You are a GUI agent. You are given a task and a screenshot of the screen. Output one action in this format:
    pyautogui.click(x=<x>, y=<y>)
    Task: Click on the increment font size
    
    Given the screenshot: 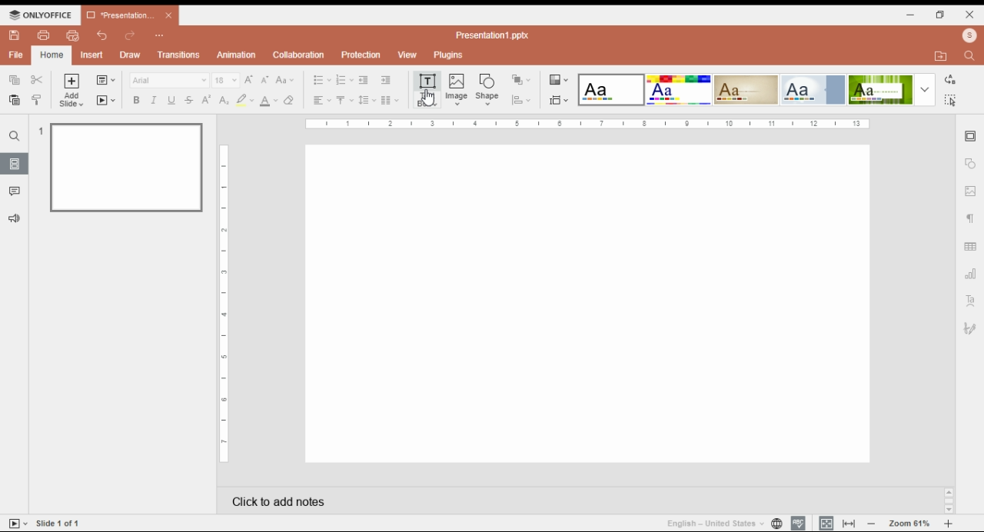 What is the action you would take?
    pyautogui.click(x=250, y=78)
    